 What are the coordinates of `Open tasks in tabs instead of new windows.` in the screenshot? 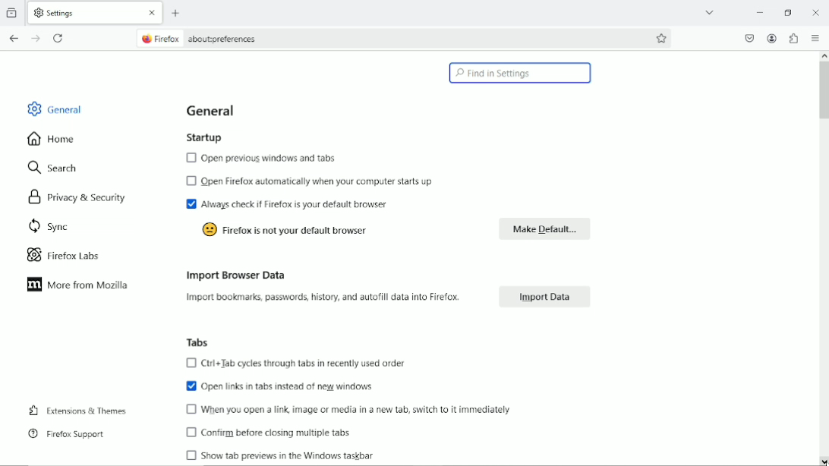 It's located at (285, 387).